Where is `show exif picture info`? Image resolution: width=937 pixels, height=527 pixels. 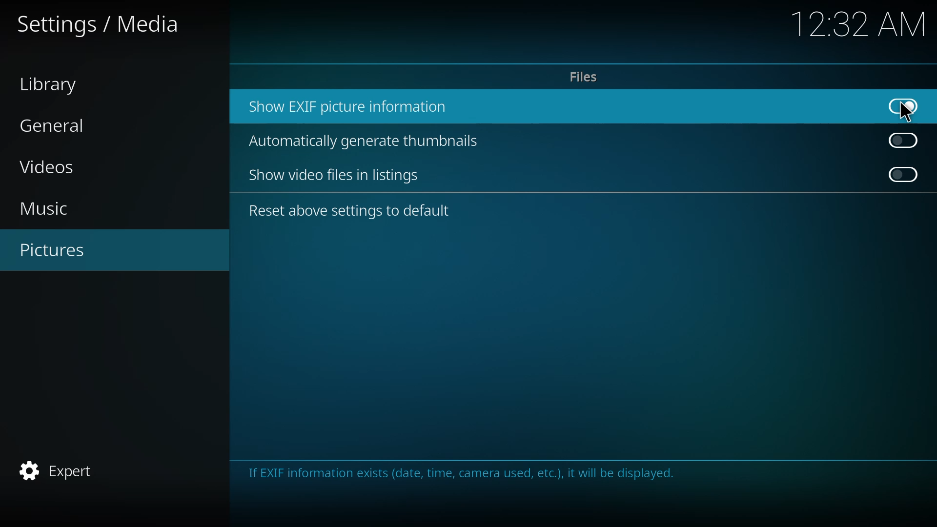
show exif picture info is located at coordinates (350, 106).